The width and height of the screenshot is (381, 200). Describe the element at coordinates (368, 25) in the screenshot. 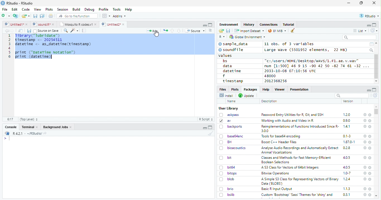

I see `minimize` at that location.